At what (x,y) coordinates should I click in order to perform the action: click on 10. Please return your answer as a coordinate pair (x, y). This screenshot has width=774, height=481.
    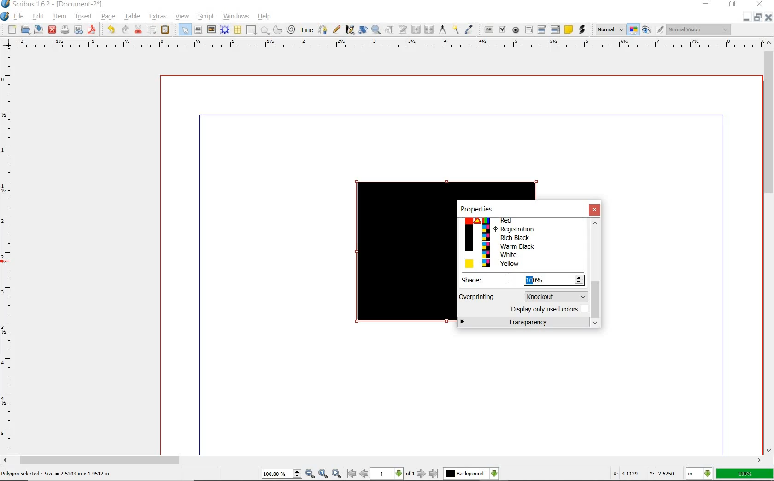
    Looking at the image, I should click on (528, 280).